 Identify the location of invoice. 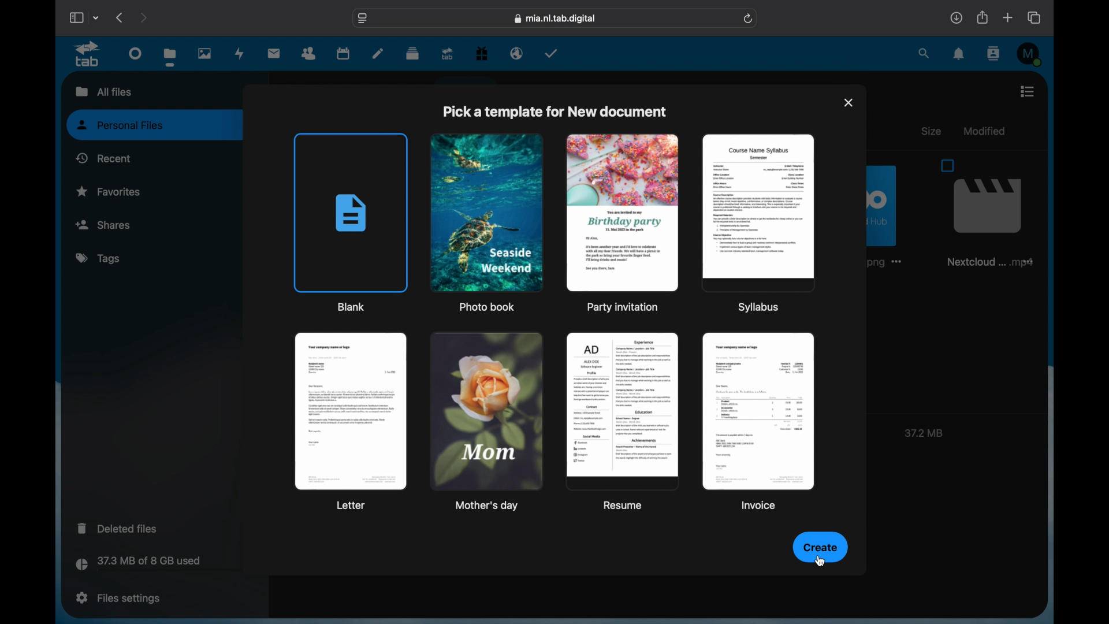
(759, 421).